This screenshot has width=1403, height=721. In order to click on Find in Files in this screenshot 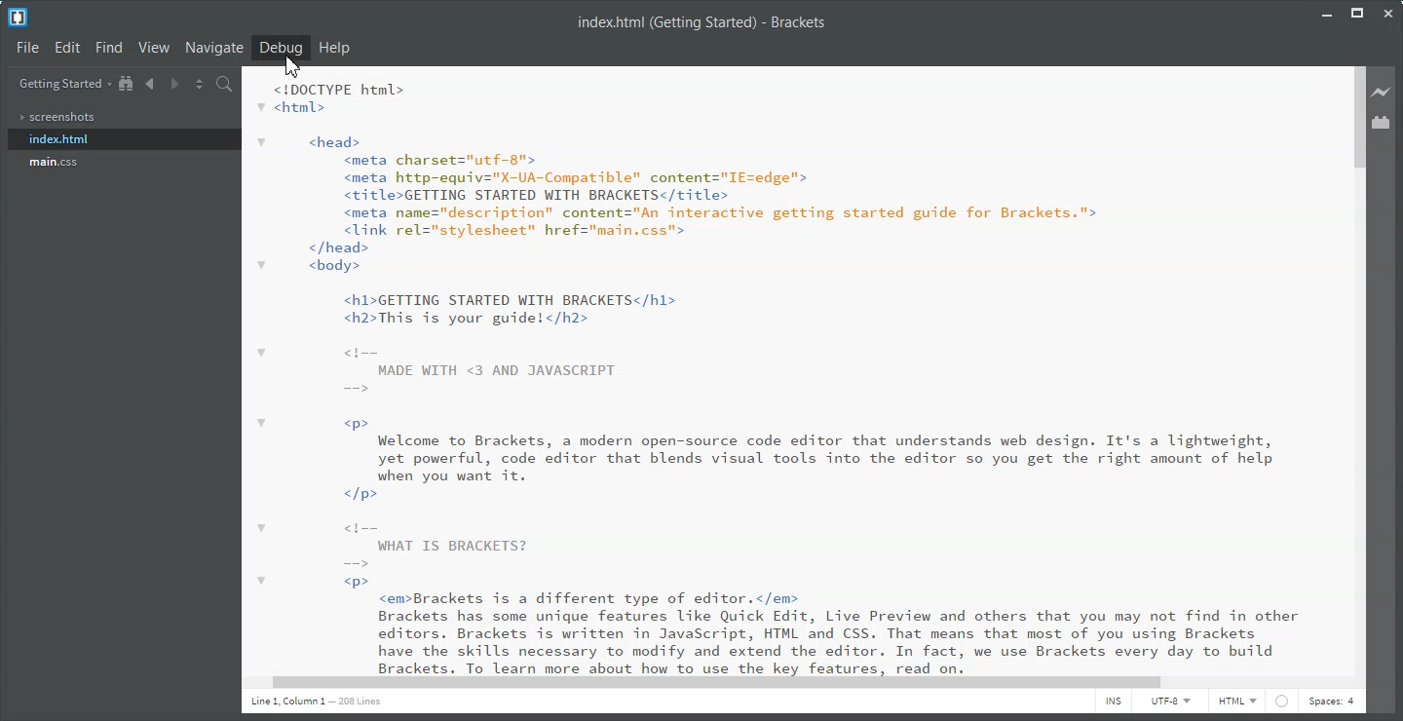, I will do `click(224, 84)`.